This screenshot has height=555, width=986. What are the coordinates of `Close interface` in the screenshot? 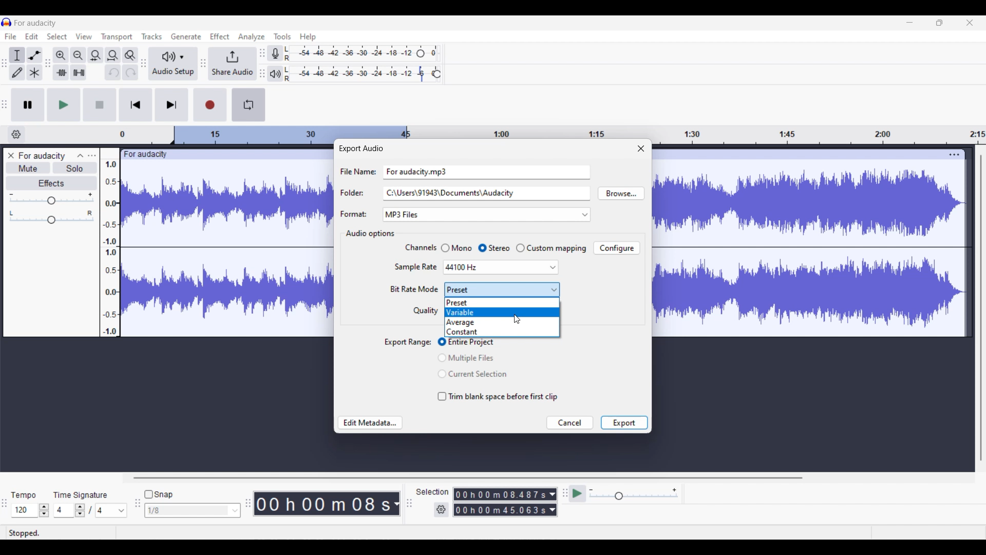 It's located at (970, 23).